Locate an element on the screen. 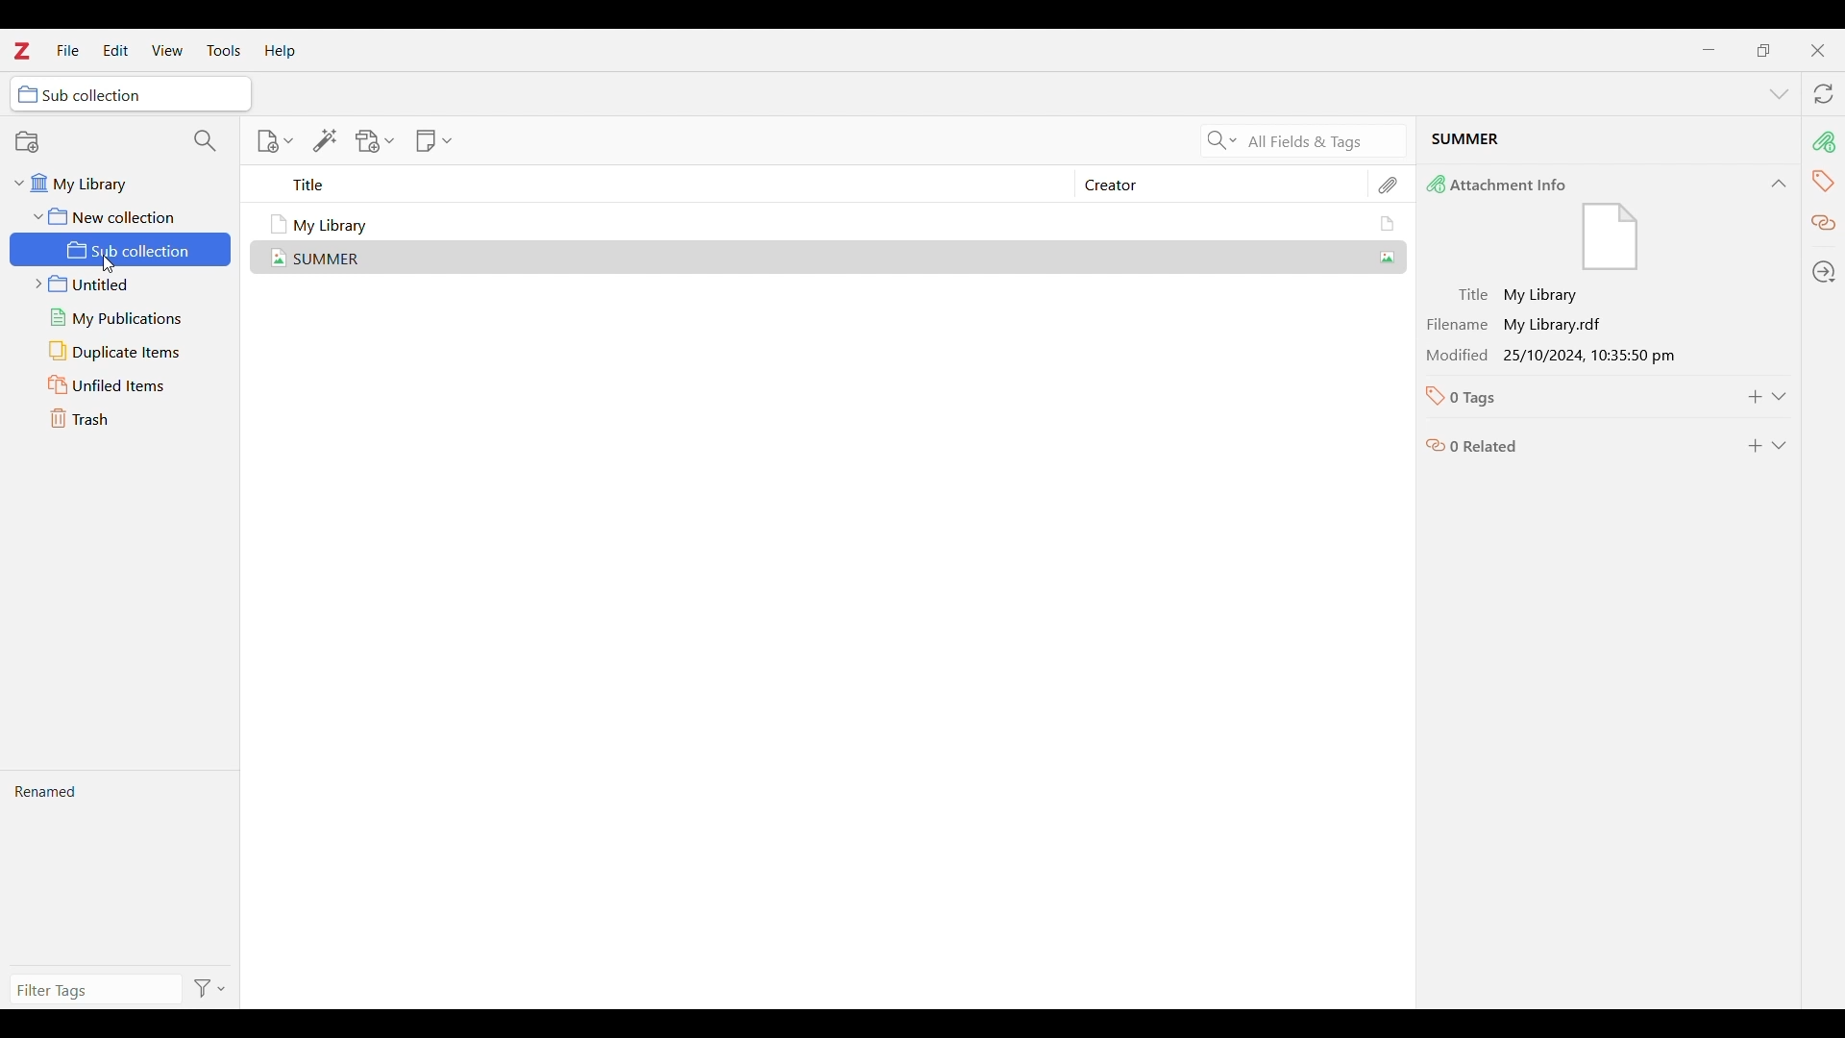  Expand is located at coordinates (1780, 397).